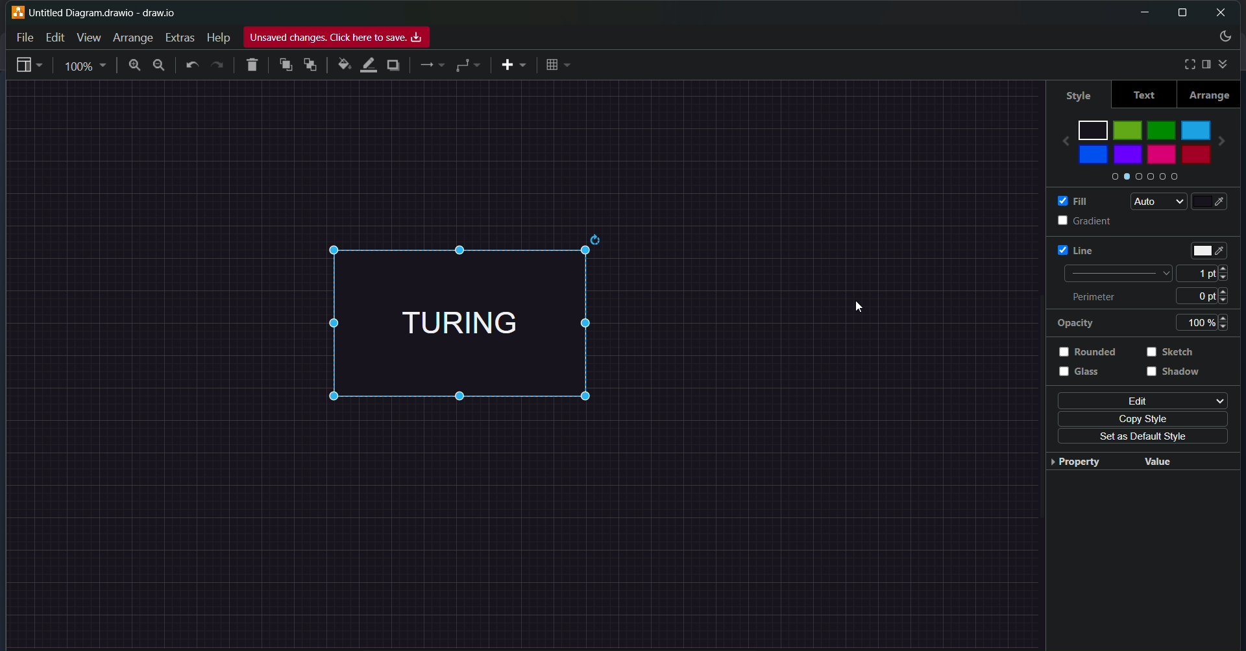 This screenshot has height=651, width=1246. Describe the element at coordinates (17, 12) in the screenshot. I see `logo` at that location.